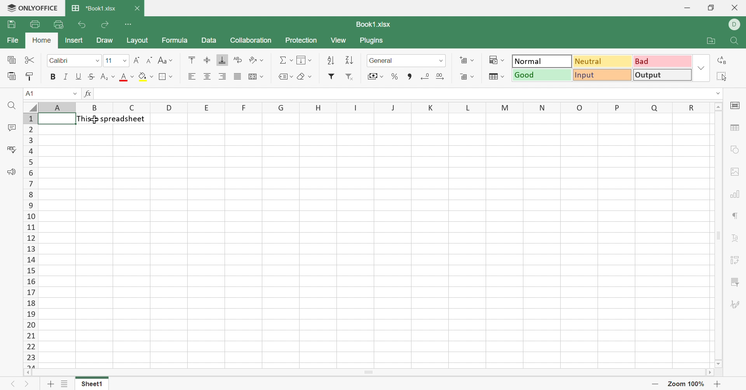 The image size is (746, 390). Describe the element at coordinates (736, 24) in the screenshot. I see `DELL` at that location.